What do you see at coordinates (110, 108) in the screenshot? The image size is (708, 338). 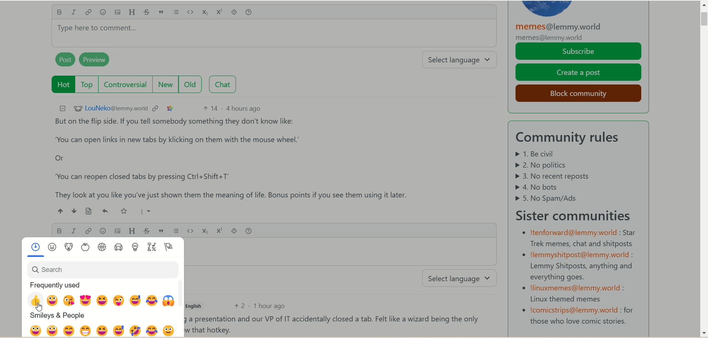 I see `username` at bounding box center [110, 108].